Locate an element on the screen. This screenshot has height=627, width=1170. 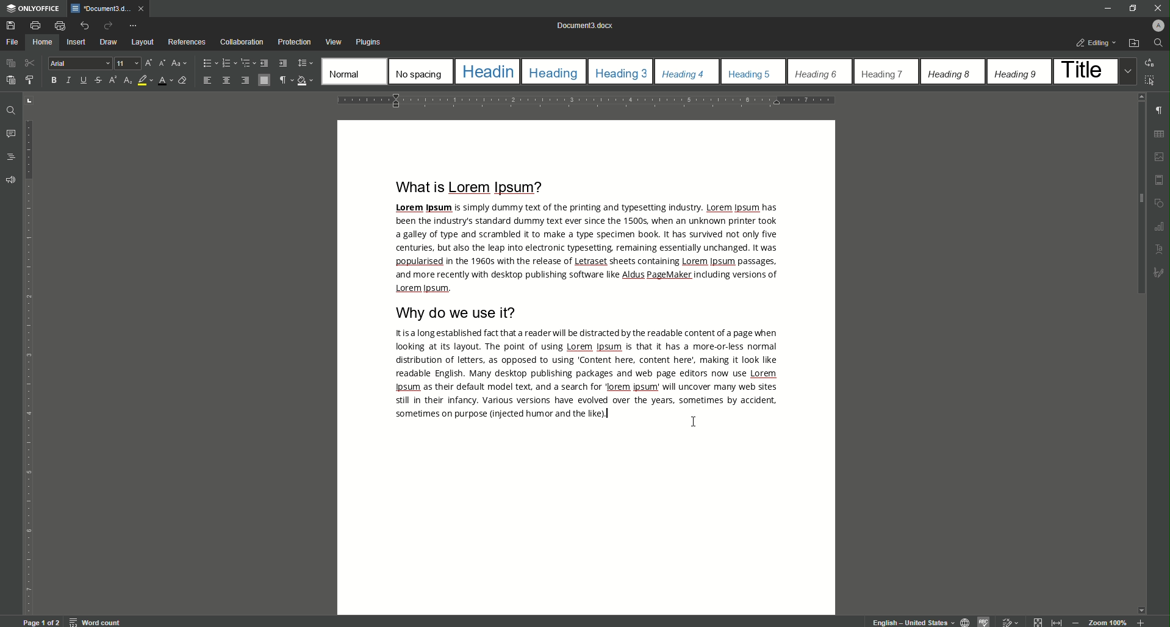
Italics is located at coordinates (69, 81).